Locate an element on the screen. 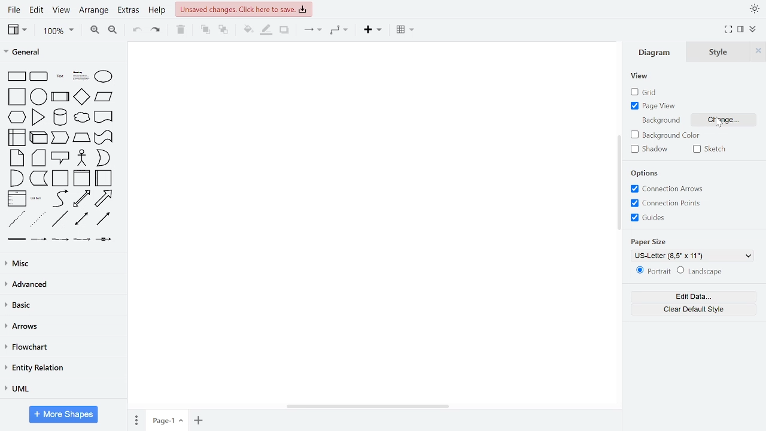 This screenshot has width=766, height=431. table is located at coordinates (405, 30).